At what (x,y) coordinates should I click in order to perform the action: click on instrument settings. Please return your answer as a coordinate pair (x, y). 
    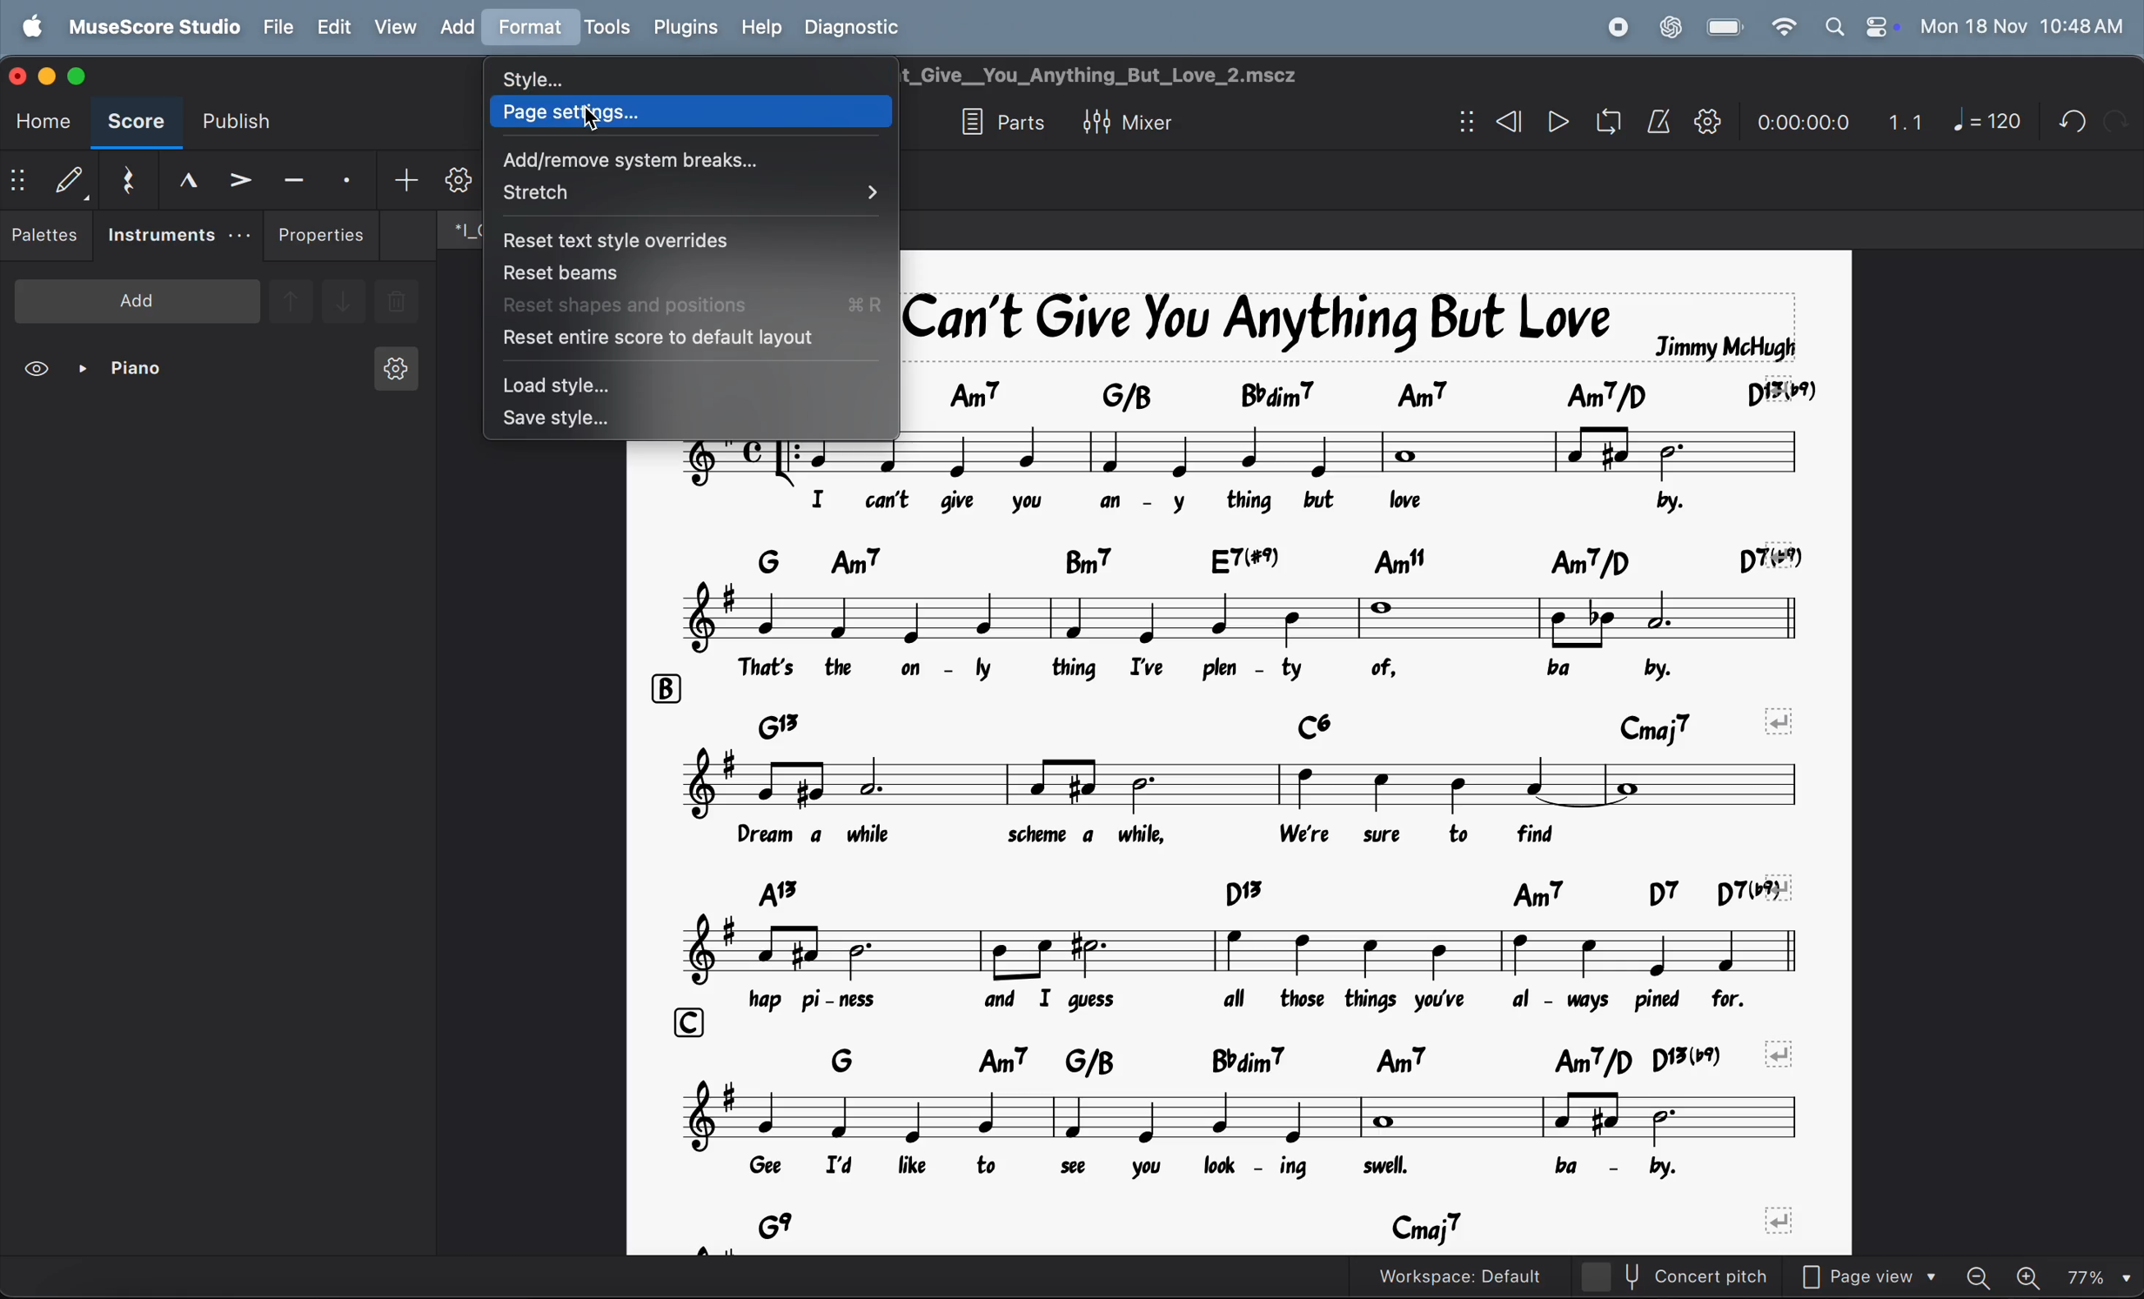
    Looking at the image, I should click on (393, 374).